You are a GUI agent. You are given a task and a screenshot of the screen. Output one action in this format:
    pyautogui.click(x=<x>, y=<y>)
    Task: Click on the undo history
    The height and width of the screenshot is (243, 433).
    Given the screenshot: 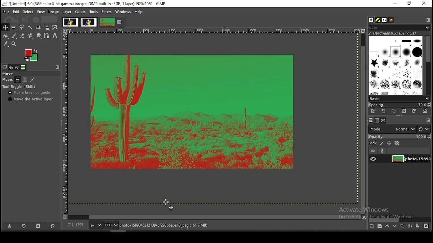 What is the action you would take?
    pyautogui.click(x=18, y=67)
    